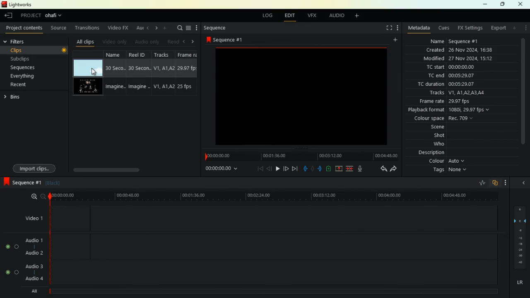  Describe the element at coordinates (9, 15) in the screenshot. I see `leave` at that location.